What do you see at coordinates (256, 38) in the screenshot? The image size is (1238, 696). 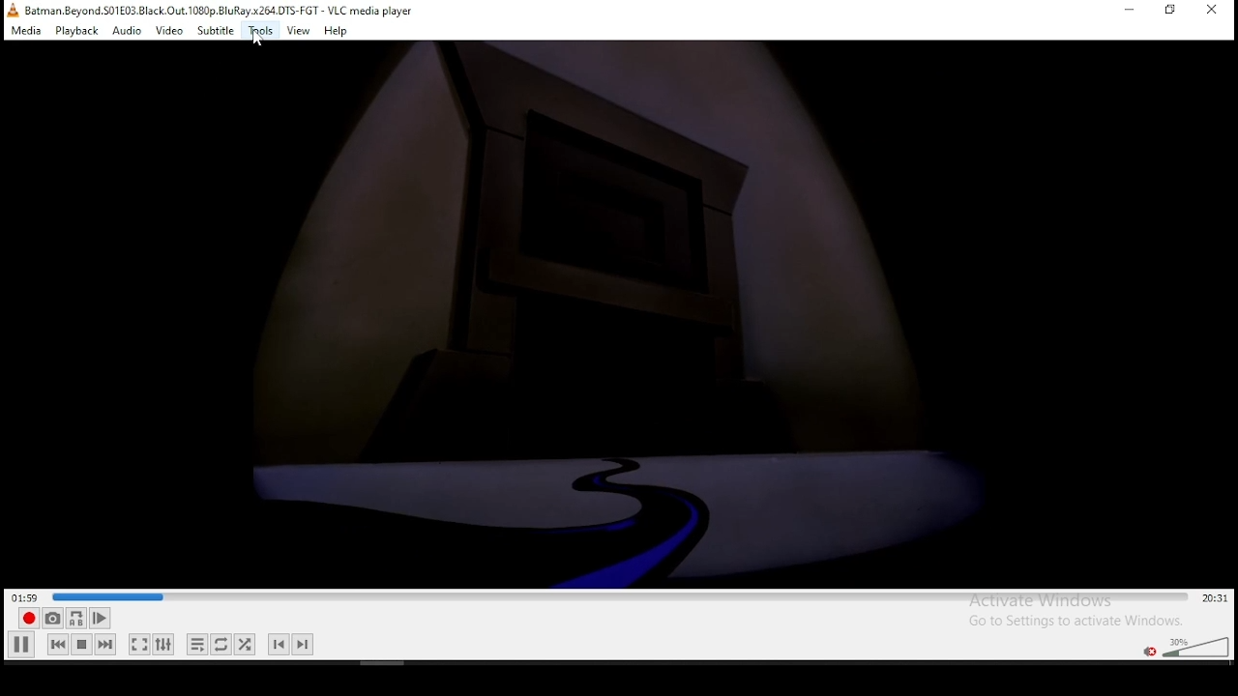 I see `Cursor` at bounding box center [256, 38].